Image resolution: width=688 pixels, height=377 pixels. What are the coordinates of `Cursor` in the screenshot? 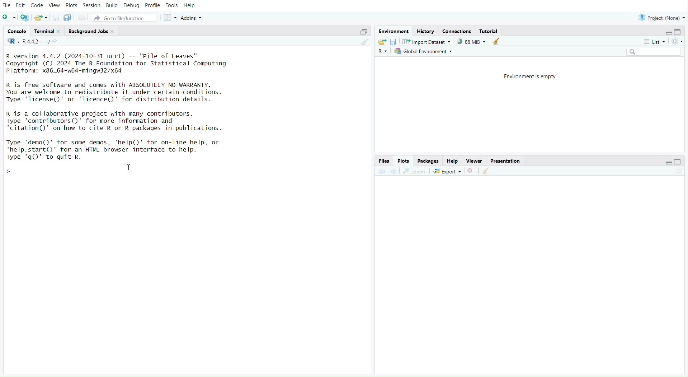 It's located at (131, 168).